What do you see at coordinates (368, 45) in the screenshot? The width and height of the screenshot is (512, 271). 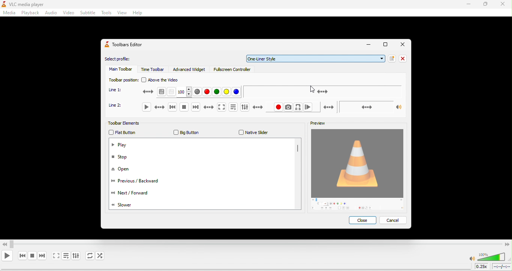 I see `minimize` at bounding box center [368, 45].